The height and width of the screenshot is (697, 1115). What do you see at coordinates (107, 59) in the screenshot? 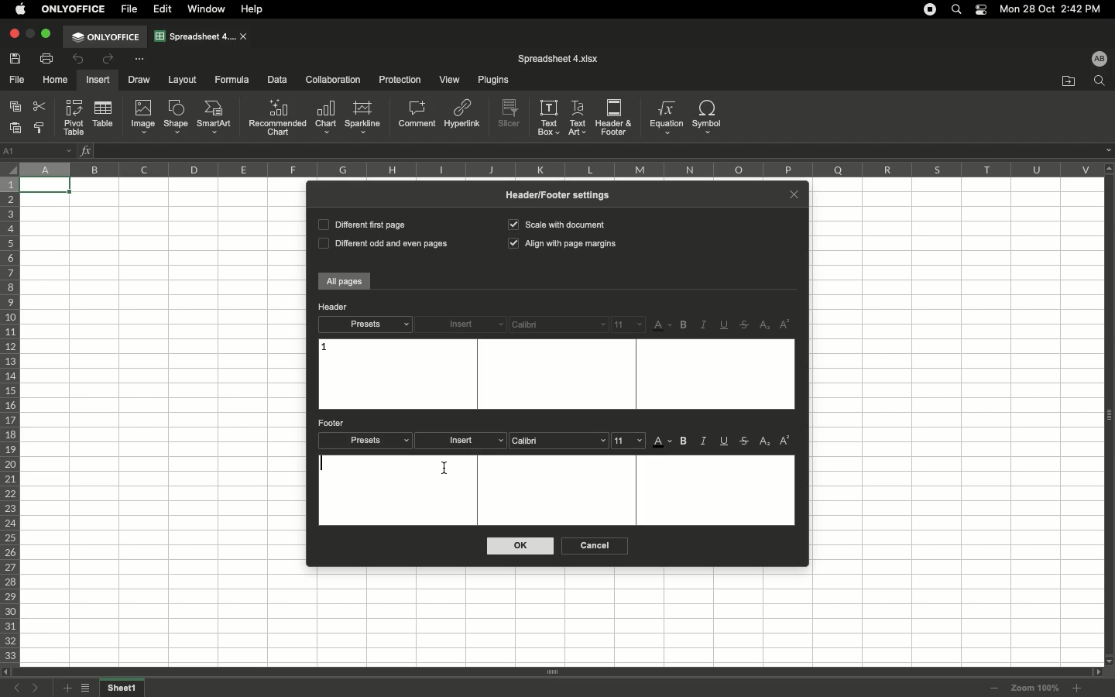
I see `Redo` at bounding box center [107, 59].